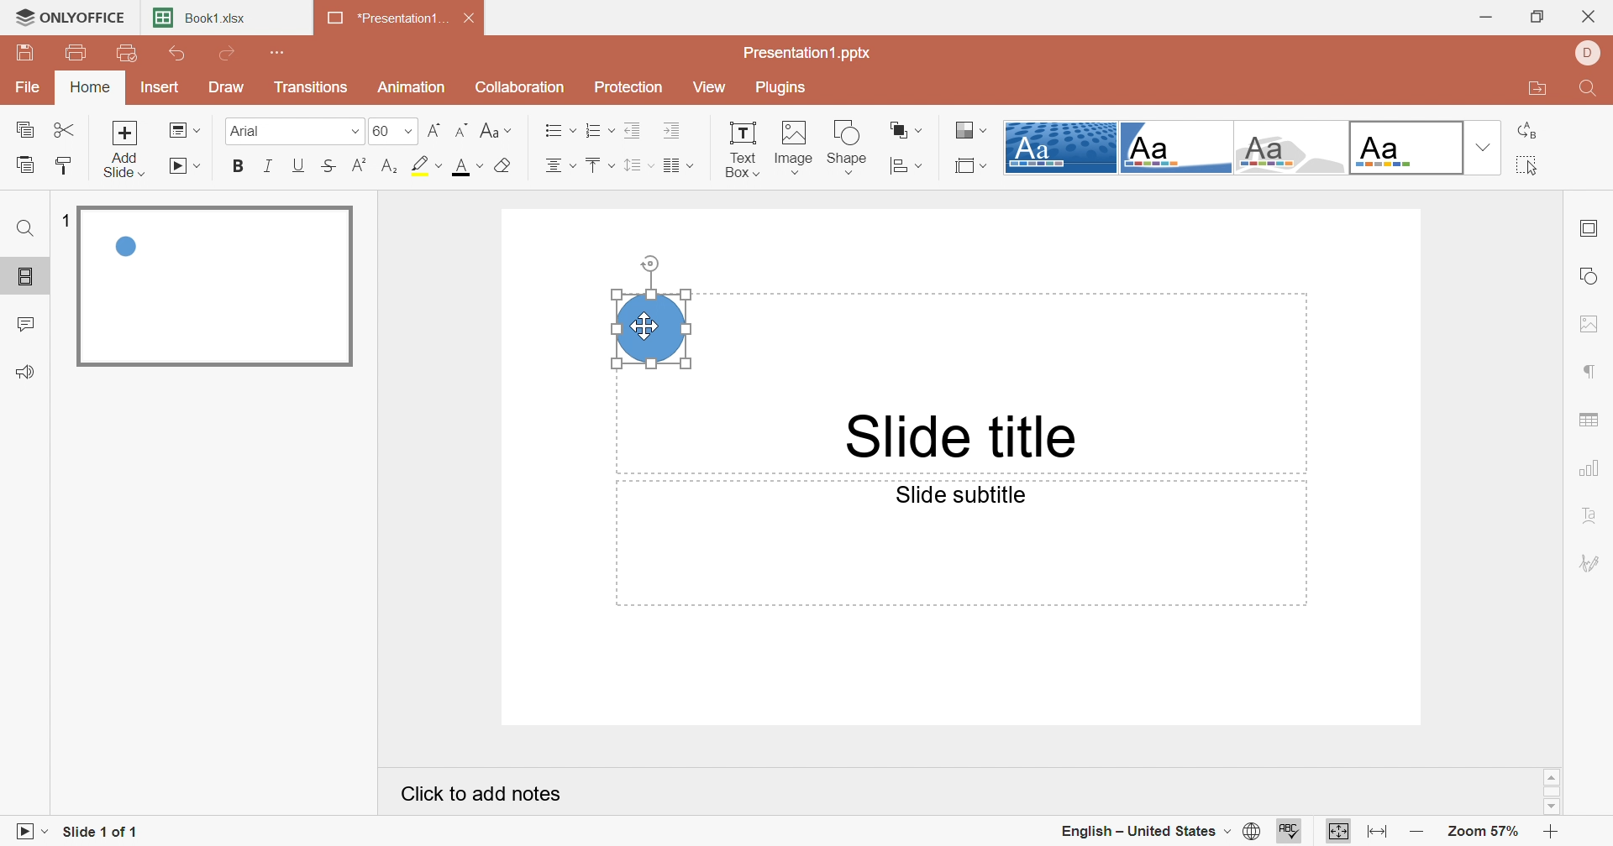  I want to click on Font, so click(286, 129).